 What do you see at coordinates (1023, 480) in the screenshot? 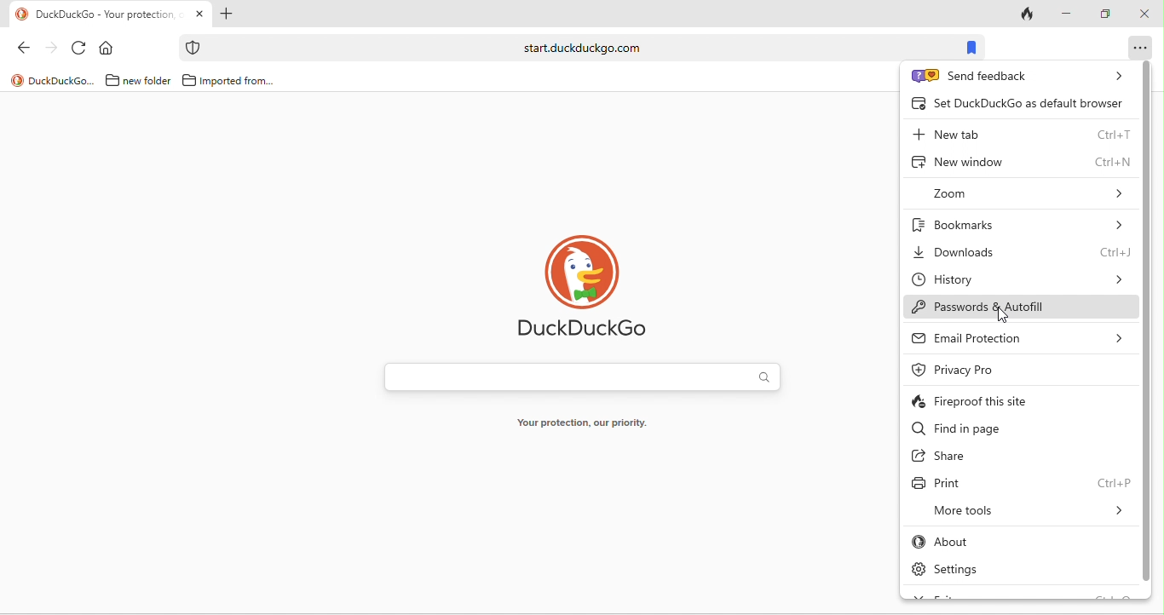
I see `print` at bounding box center [1023, 480].